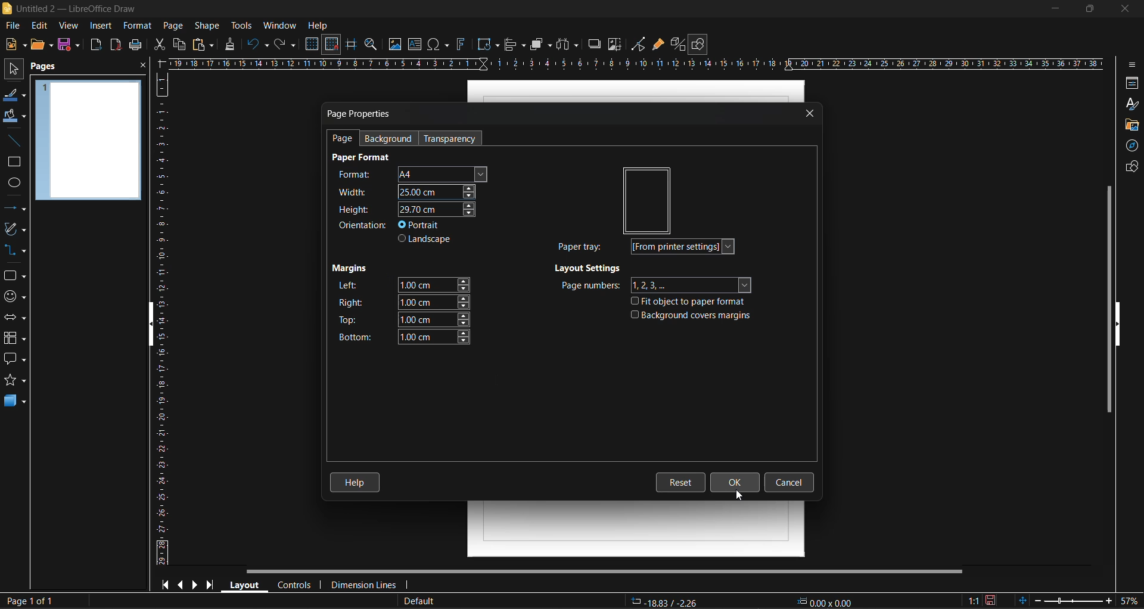 This screenshot has width=1144, height=609. Describe the element at coordinates (1022, 600) in the screenshot. I see `fit page to current window` at that location.